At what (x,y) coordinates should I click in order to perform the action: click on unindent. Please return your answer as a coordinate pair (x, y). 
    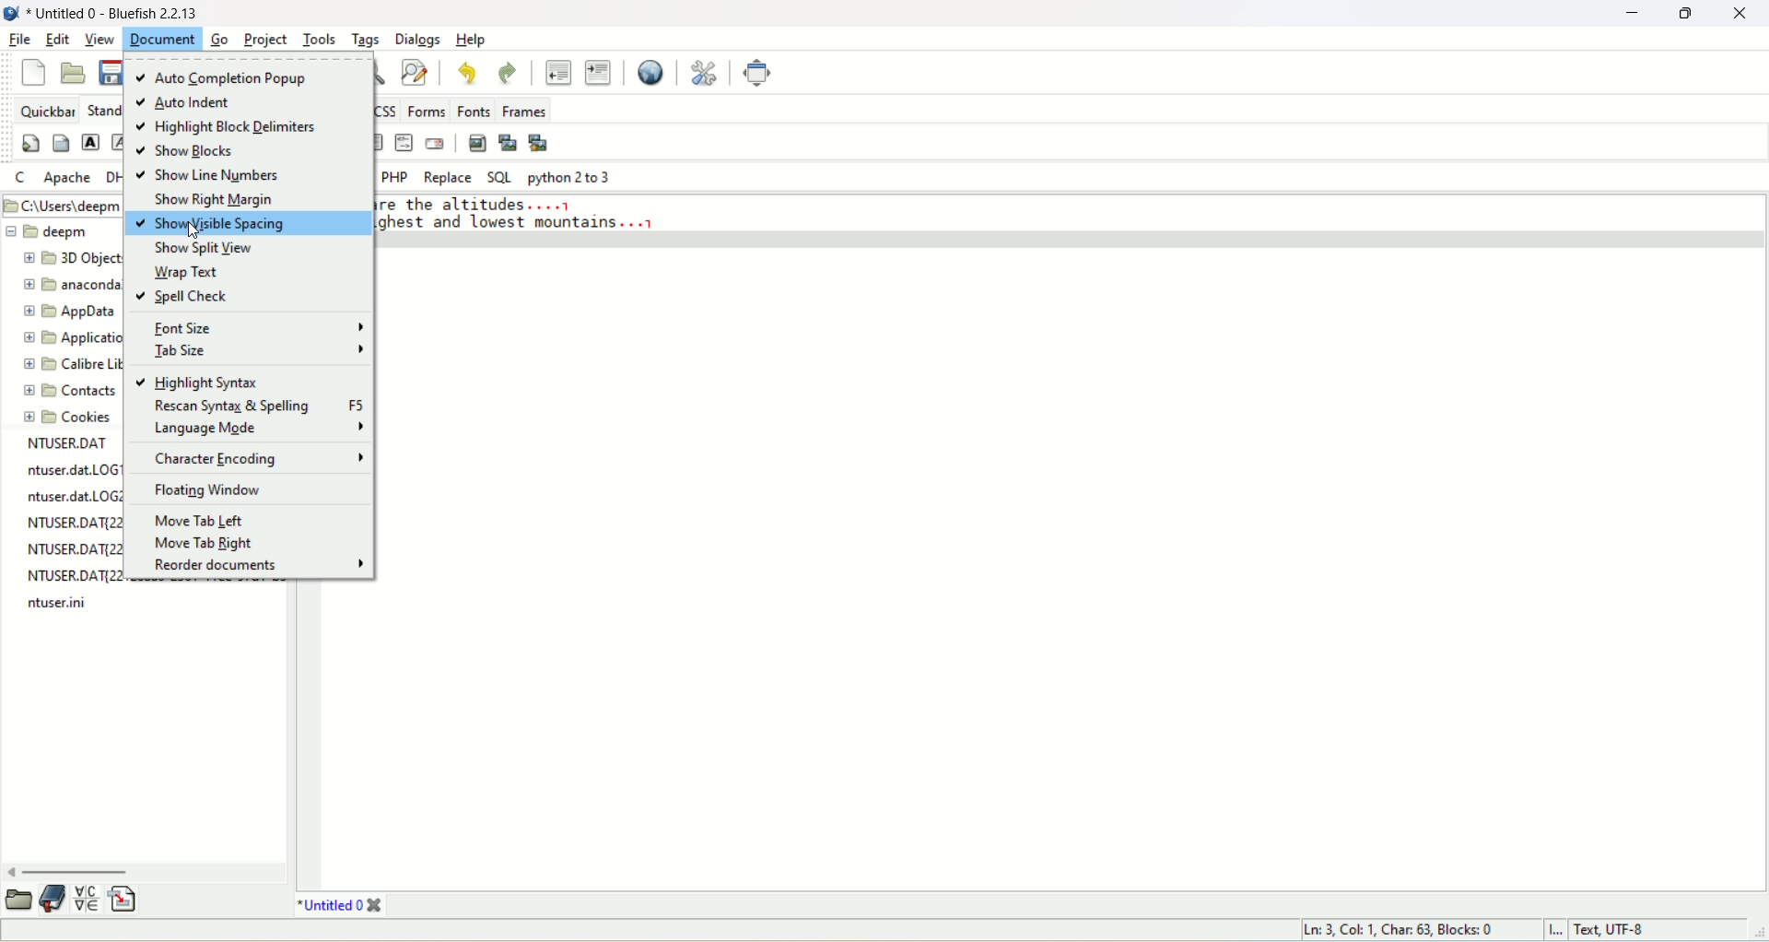
    Looking at the image, I should click on (557, 71).